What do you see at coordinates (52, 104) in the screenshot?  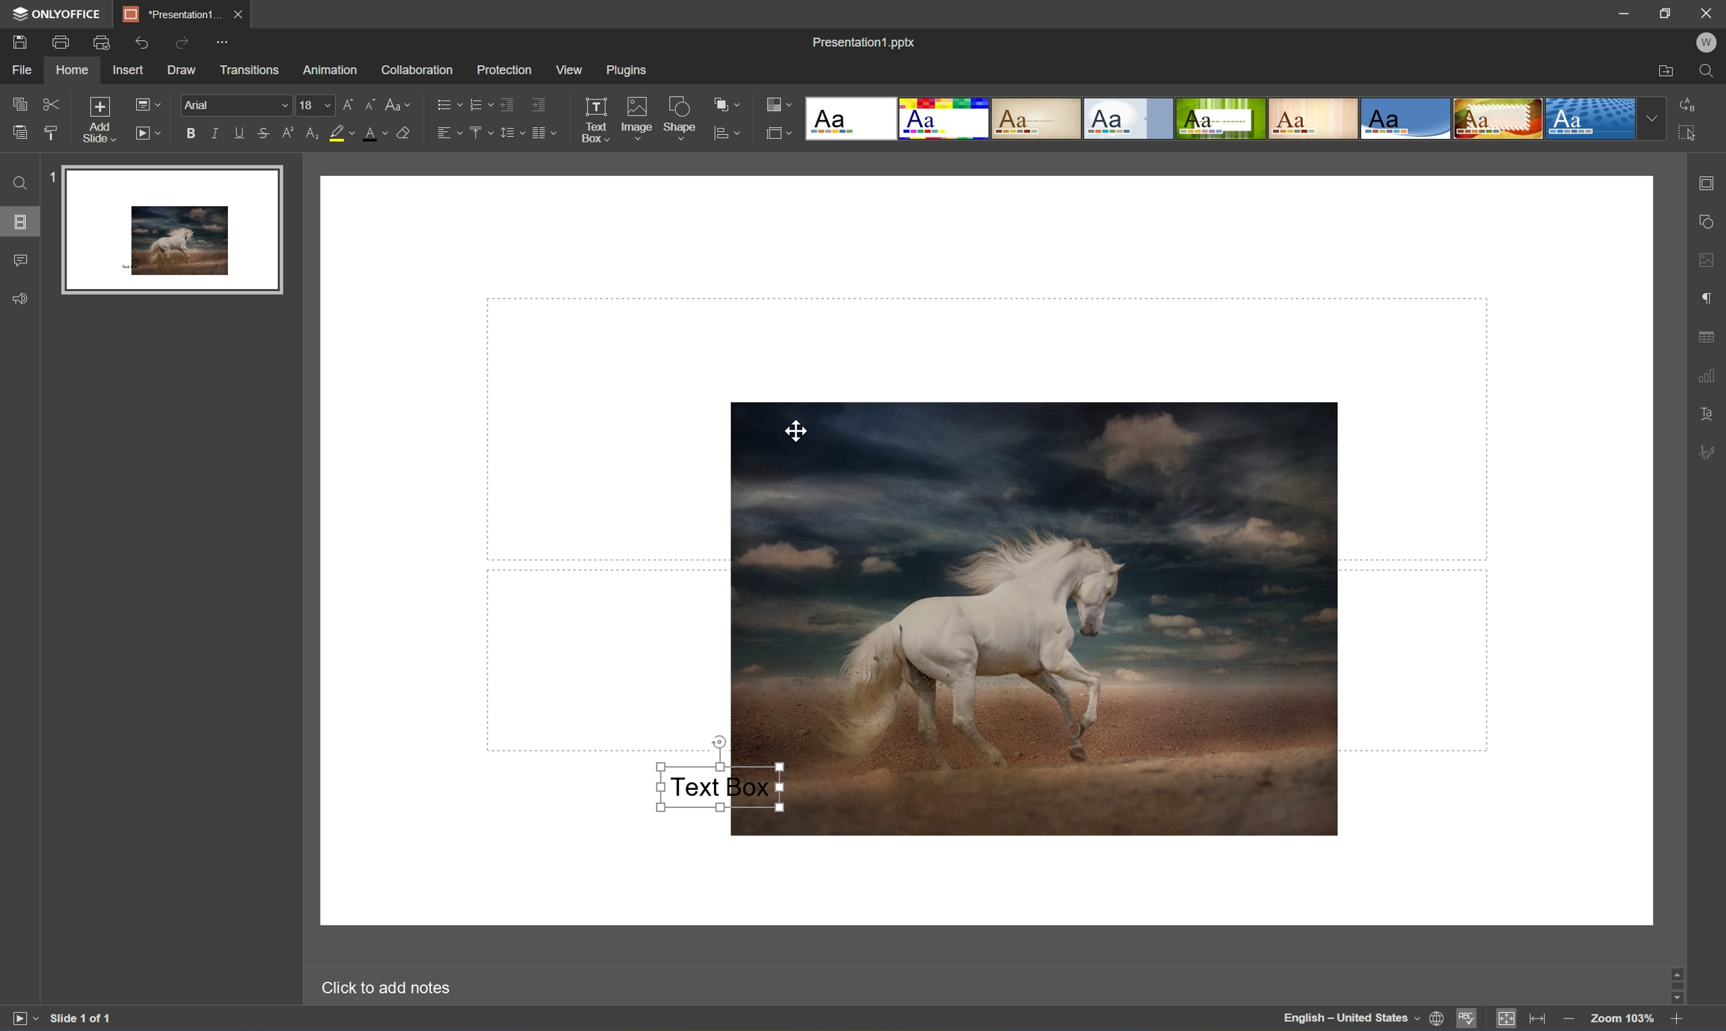 I see `Cut` at bounding box center [52, 104].